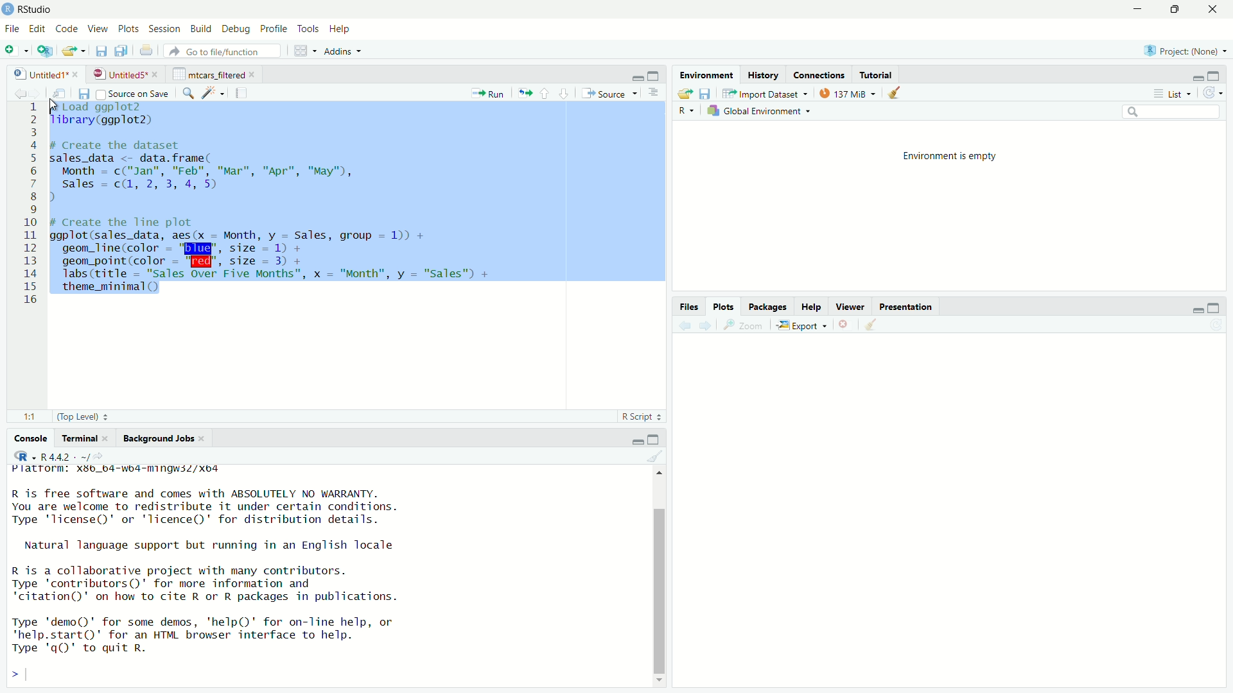 Image resolution: width=1233 pixels, height=693 pixels. Describe the element at coordinates (275, 29) in the screenshot. I see `profile` at that location.